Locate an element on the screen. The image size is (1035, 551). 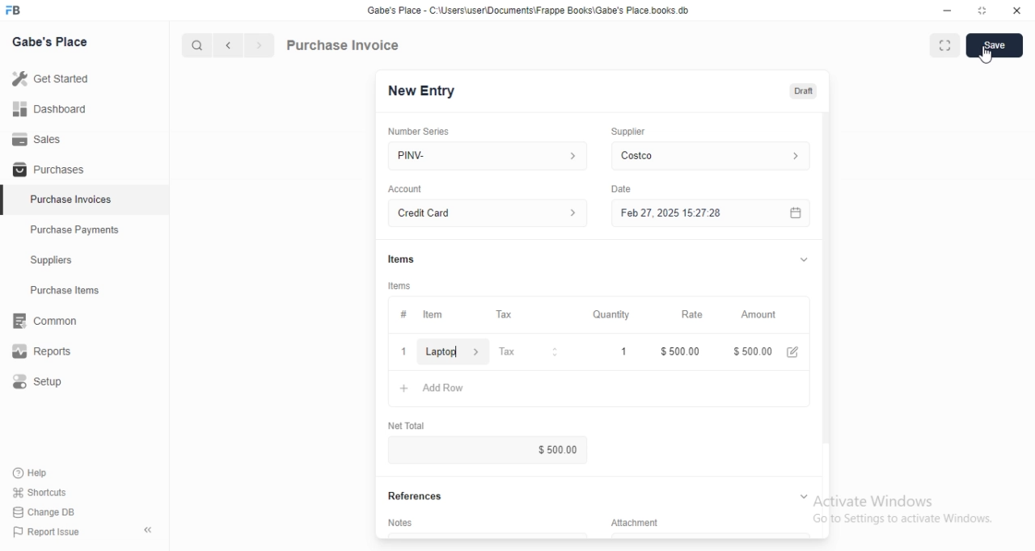
New Entry is located at coordinates (422, 91).